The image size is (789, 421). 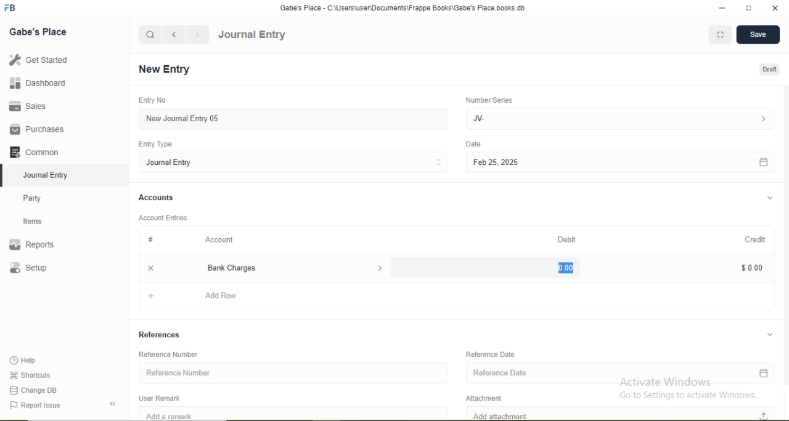 I want to click on Feb 25, 2025, so click(x=619, y=163).